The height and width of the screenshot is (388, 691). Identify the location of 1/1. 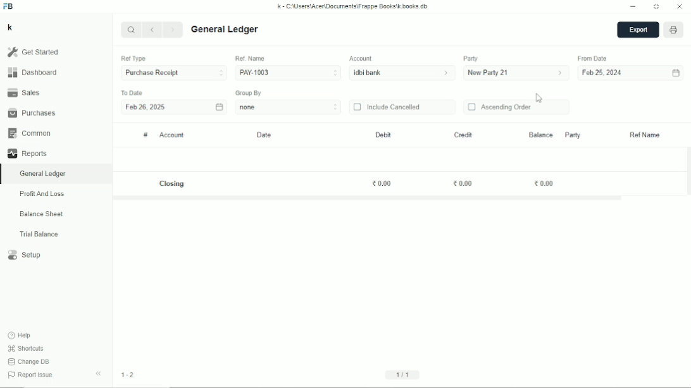
(404, 374).